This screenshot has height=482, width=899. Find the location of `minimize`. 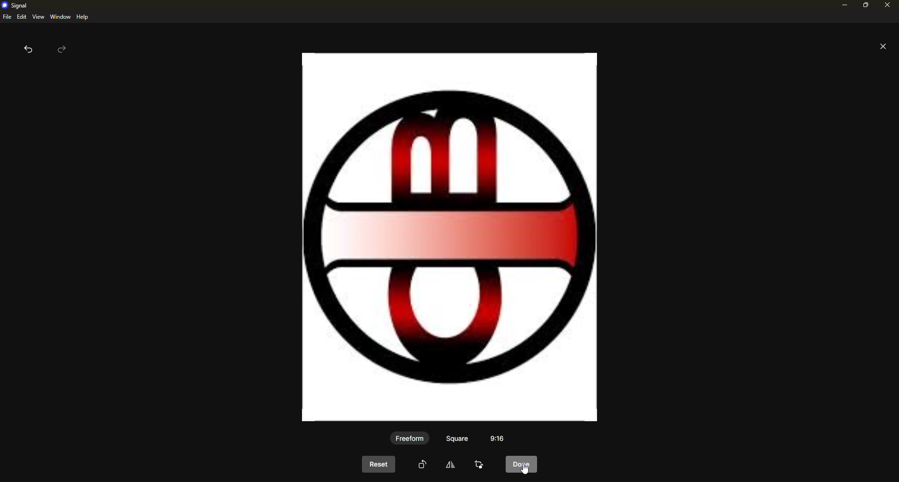

minimize is located at coordinates (841, 5).